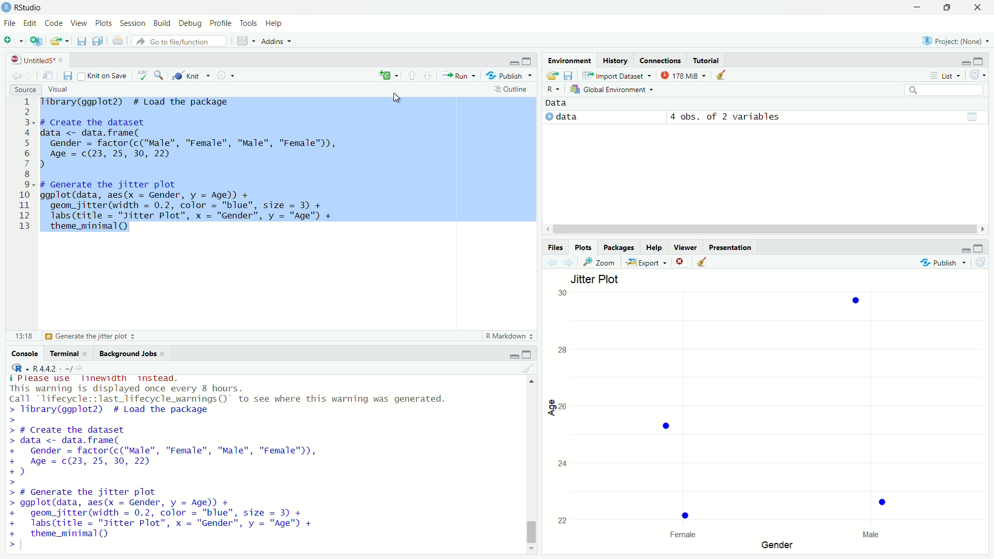 This screenshot has width=994, height=559. I want to click on go to previous chunk/section, so click(411, 74).